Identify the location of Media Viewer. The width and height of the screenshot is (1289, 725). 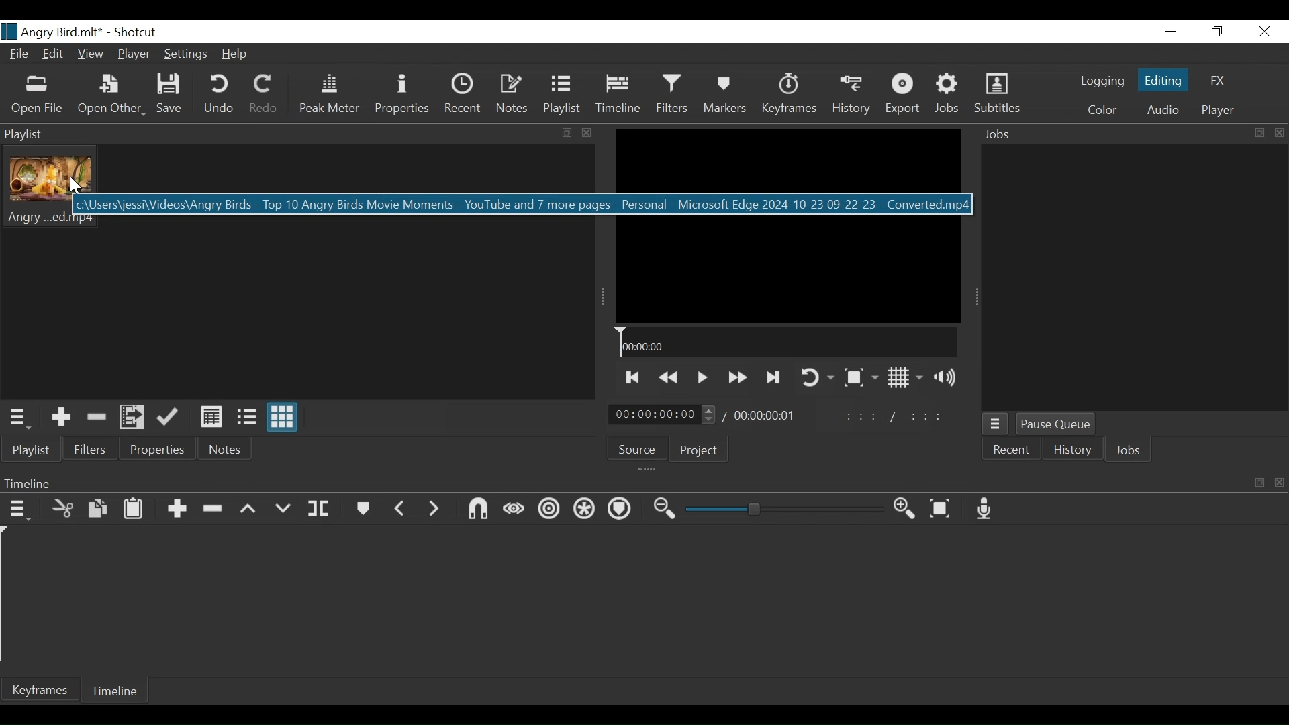
(787, 226).